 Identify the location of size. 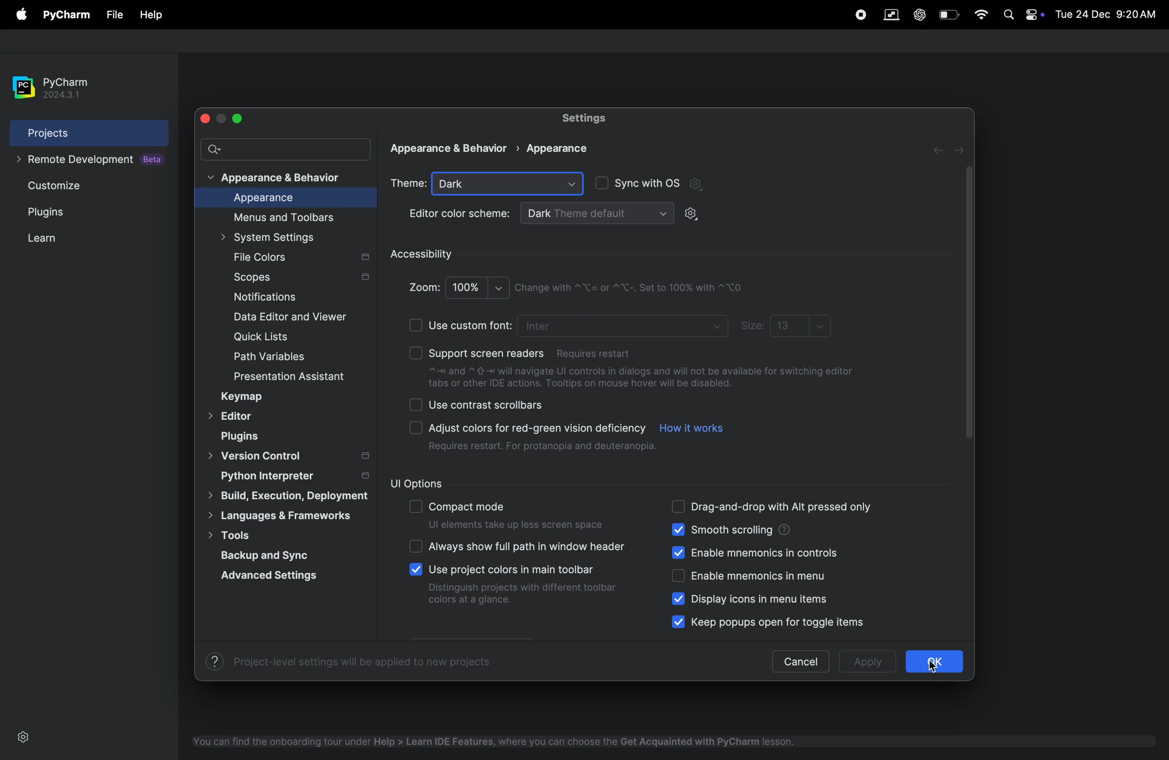
(752, 326).